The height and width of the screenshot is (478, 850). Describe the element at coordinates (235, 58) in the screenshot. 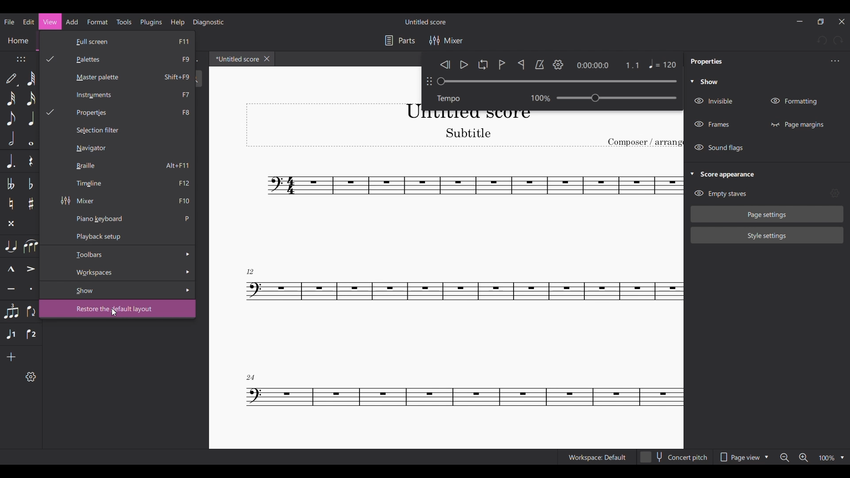

I see `*Untitled score` at that location.